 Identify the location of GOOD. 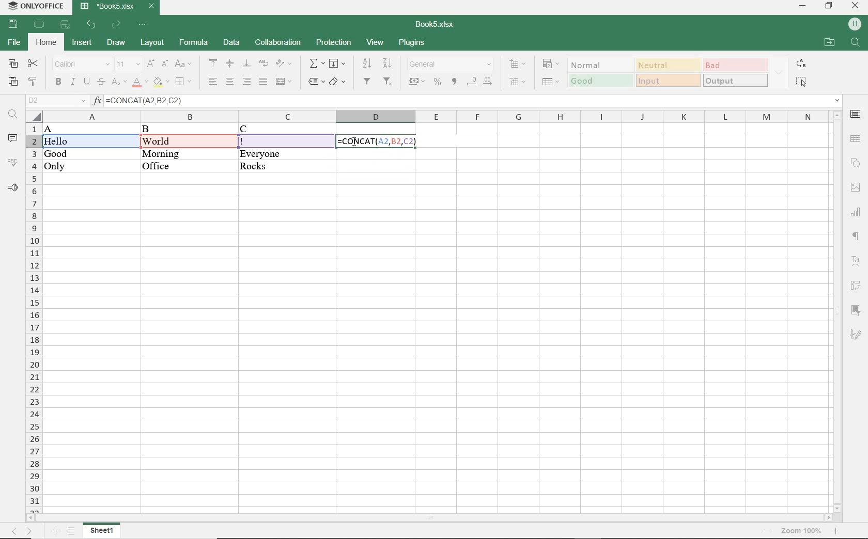
(599, 80).